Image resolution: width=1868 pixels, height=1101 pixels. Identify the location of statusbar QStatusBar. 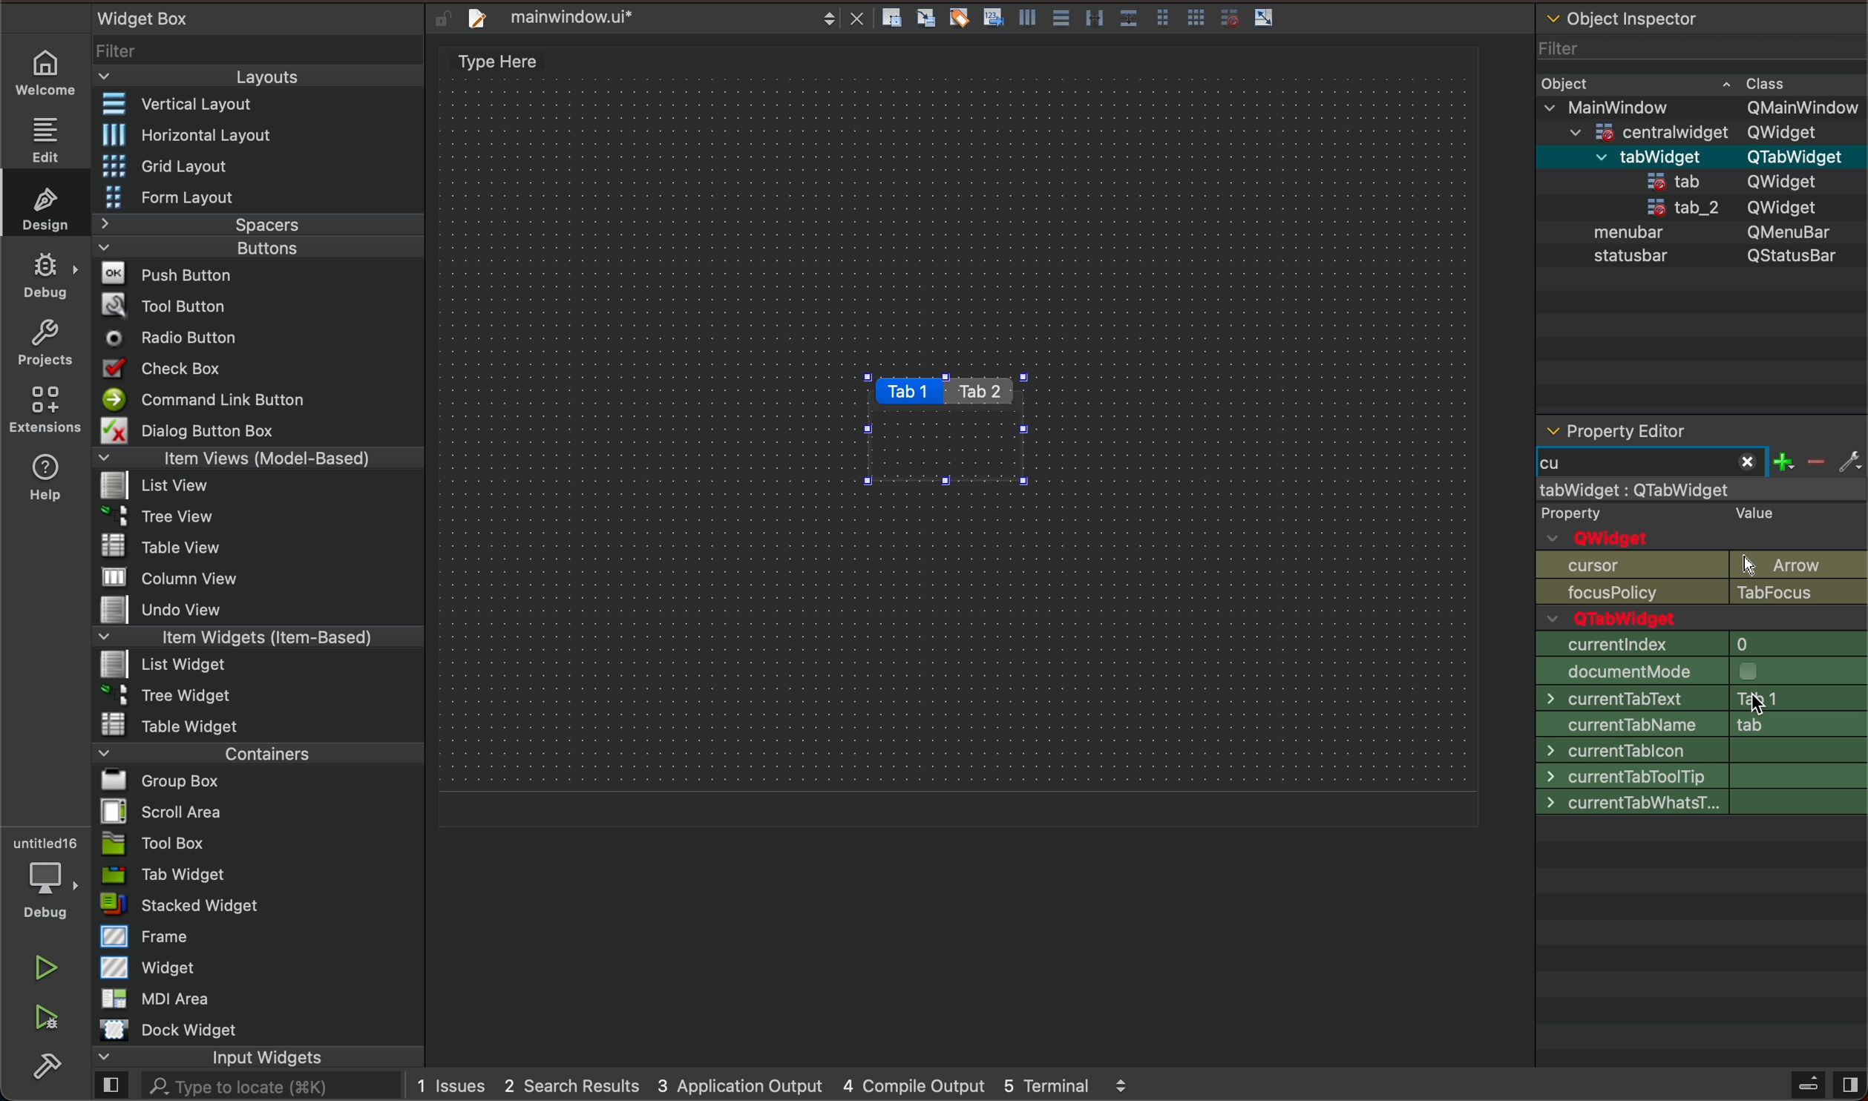
(1700, 180).